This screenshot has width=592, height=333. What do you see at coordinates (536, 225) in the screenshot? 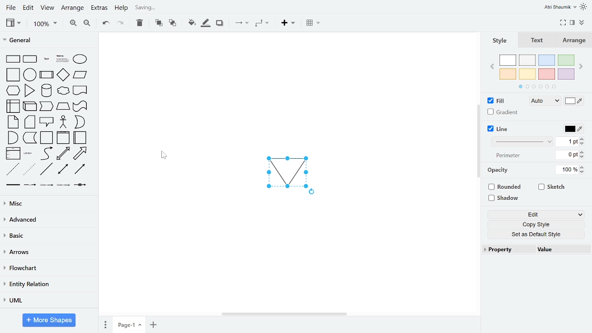
I see `copy style` at bounding box center [536, 225].